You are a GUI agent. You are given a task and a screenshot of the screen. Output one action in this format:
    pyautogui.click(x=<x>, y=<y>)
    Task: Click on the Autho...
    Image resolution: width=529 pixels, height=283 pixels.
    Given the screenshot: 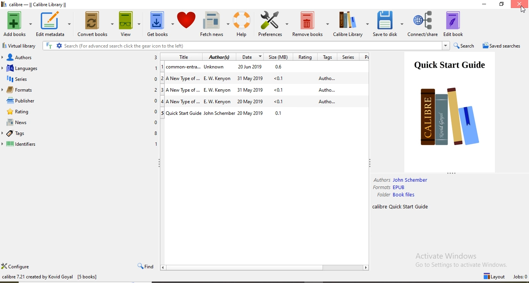 What is the action you would take?
    pyautogui.click(x=325, y=78)
    